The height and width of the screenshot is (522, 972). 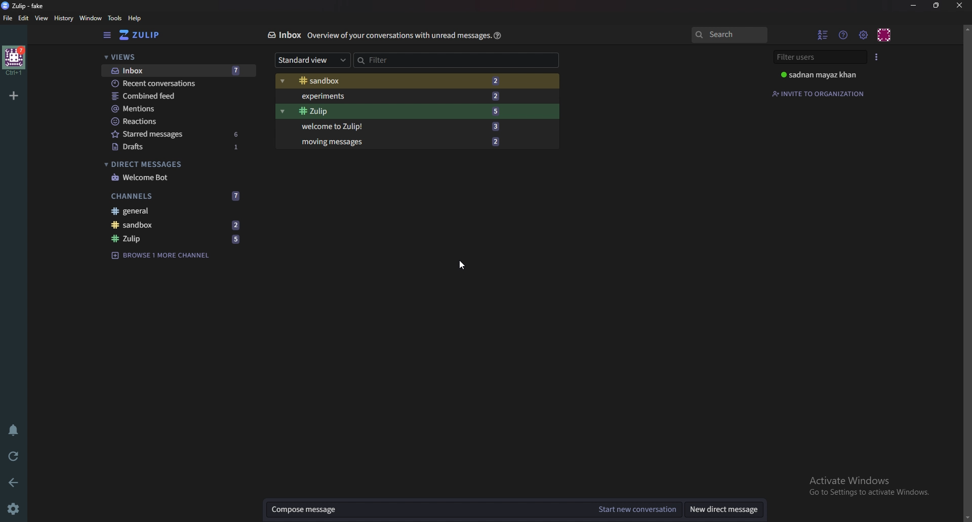 What do you see at coordinates (25, 6) in the screenshot?
I see `zulip-fake` at bounding box center [25, 6].